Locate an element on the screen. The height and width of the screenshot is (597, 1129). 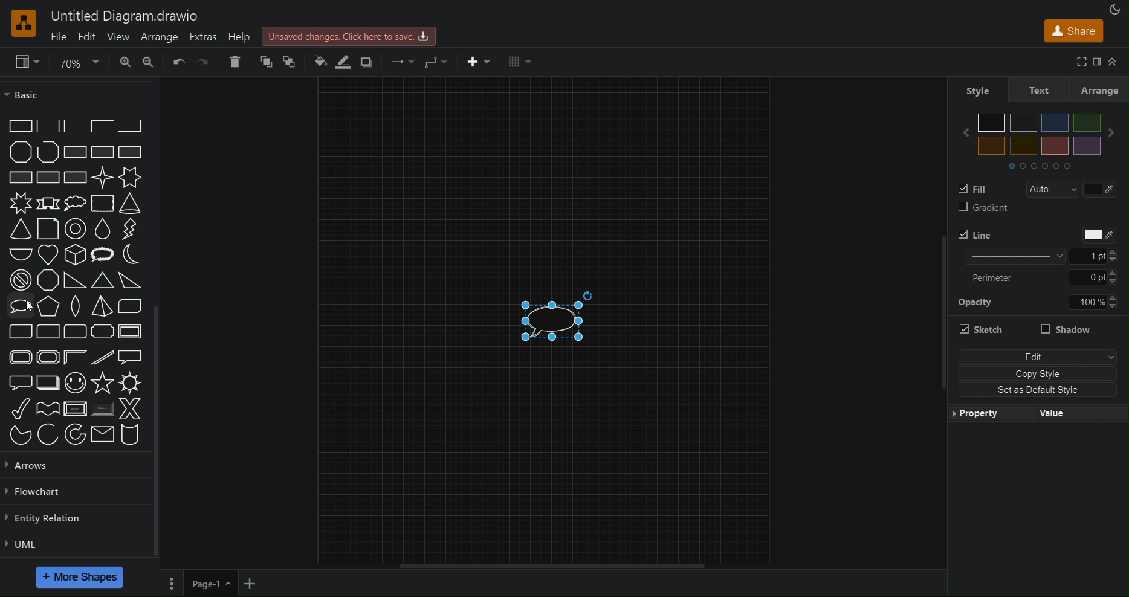
Table is located at coordinates (520, 63).